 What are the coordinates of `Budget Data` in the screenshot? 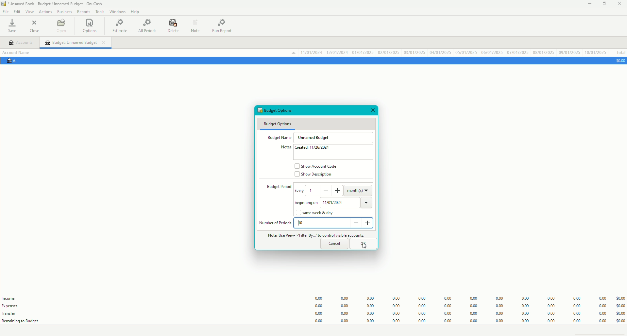 It's located at (463, 307).